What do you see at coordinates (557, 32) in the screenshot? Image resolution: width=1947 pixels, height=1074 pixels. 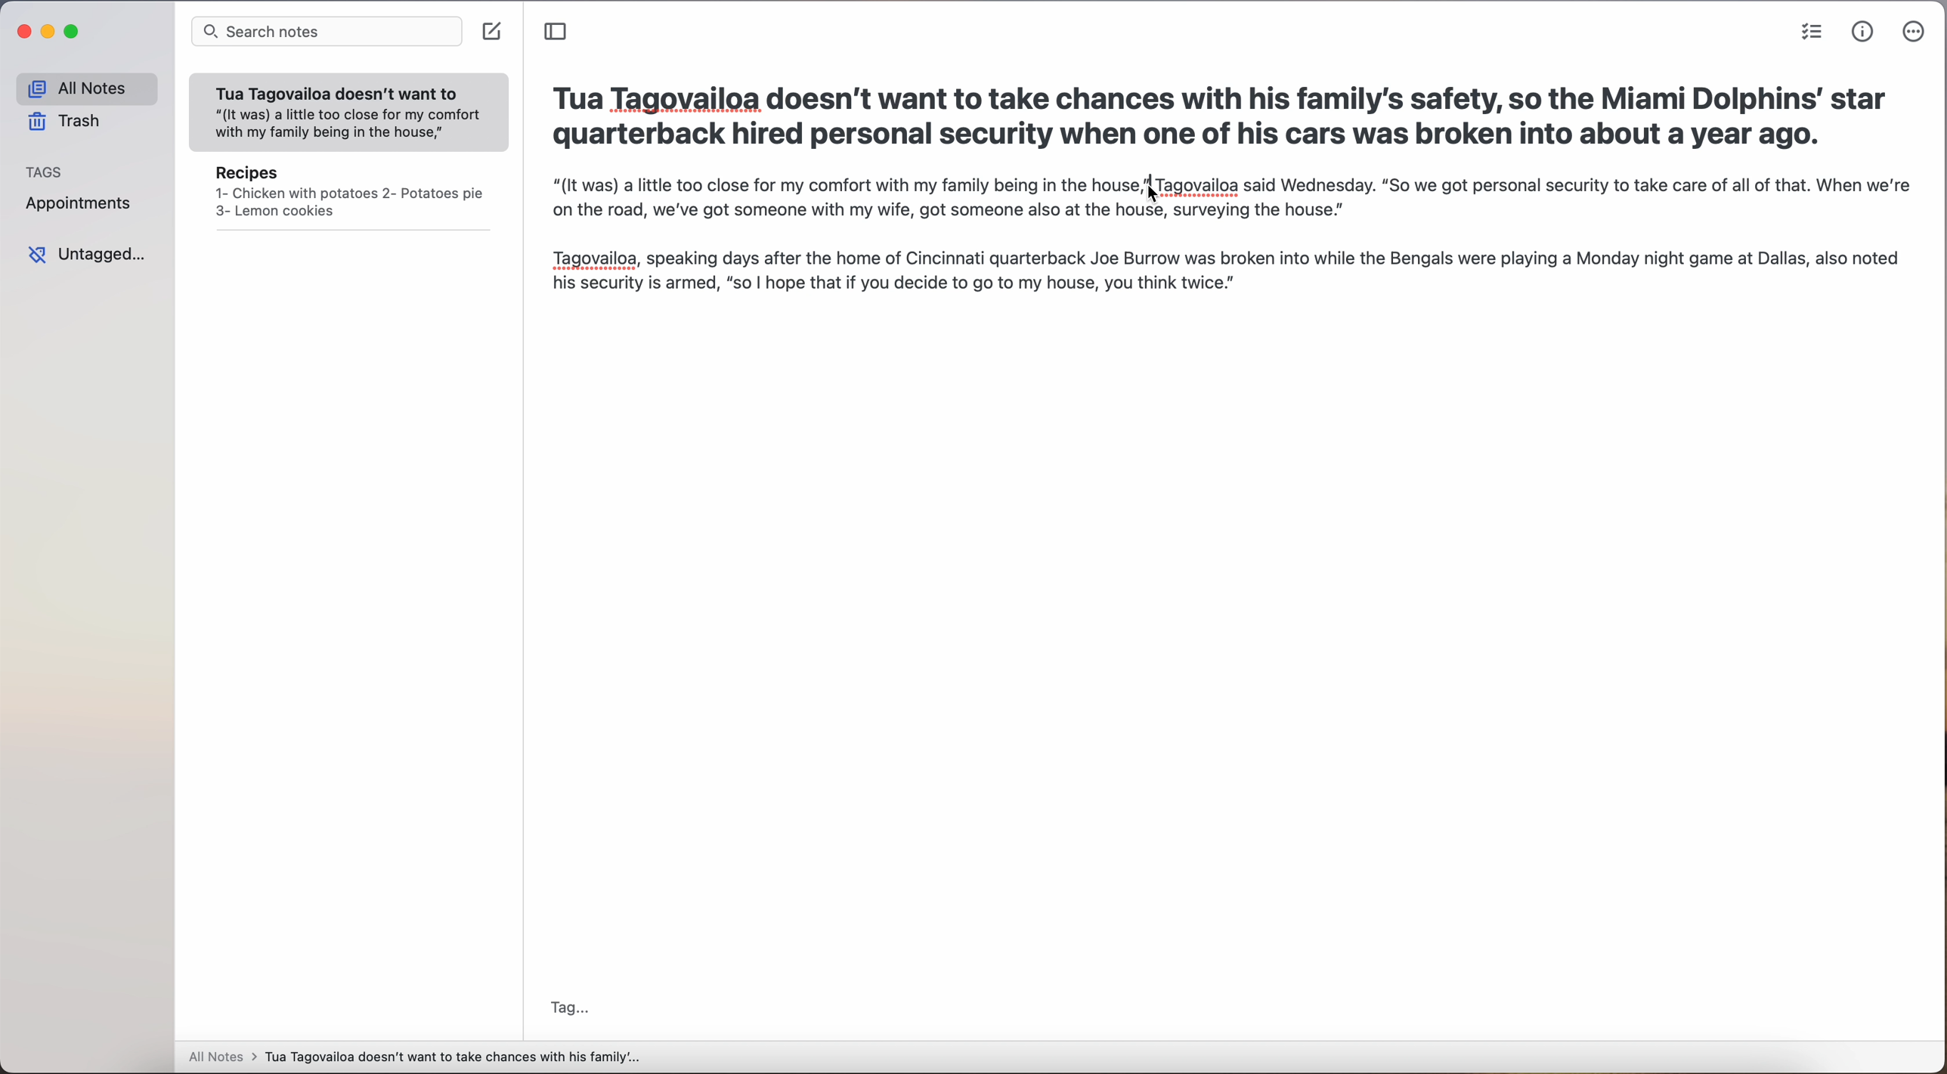 I see `toggle sidebar` at bounding box center [557, 32].